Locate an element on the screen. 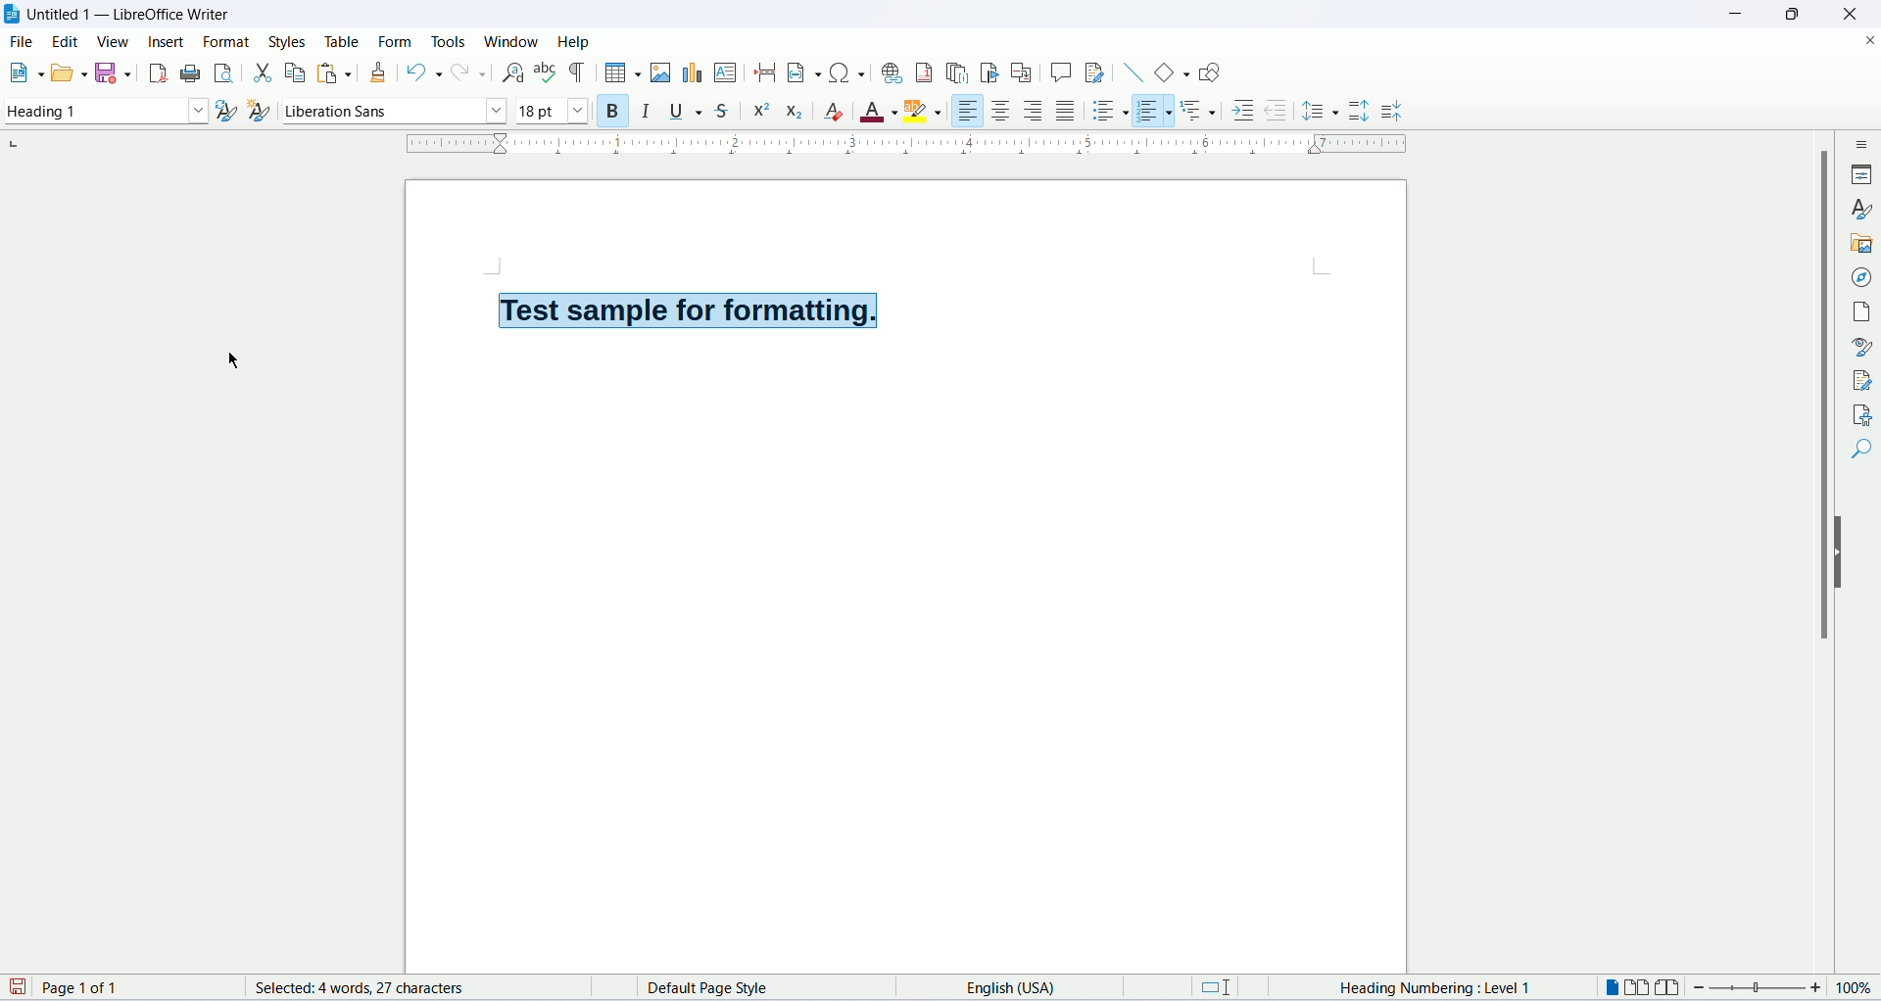 This screenshot has height=1001, width=1881. insert bookmark is located at coordinates (992, 72).